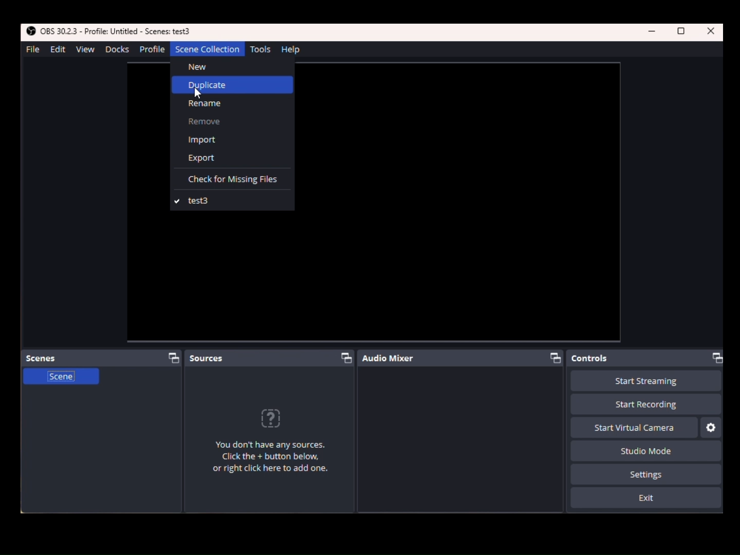 The height and width of the screenshot is (555, 740). Describe the element at coordinates (711, 31) in the screenshot. I see `Close` at that location.